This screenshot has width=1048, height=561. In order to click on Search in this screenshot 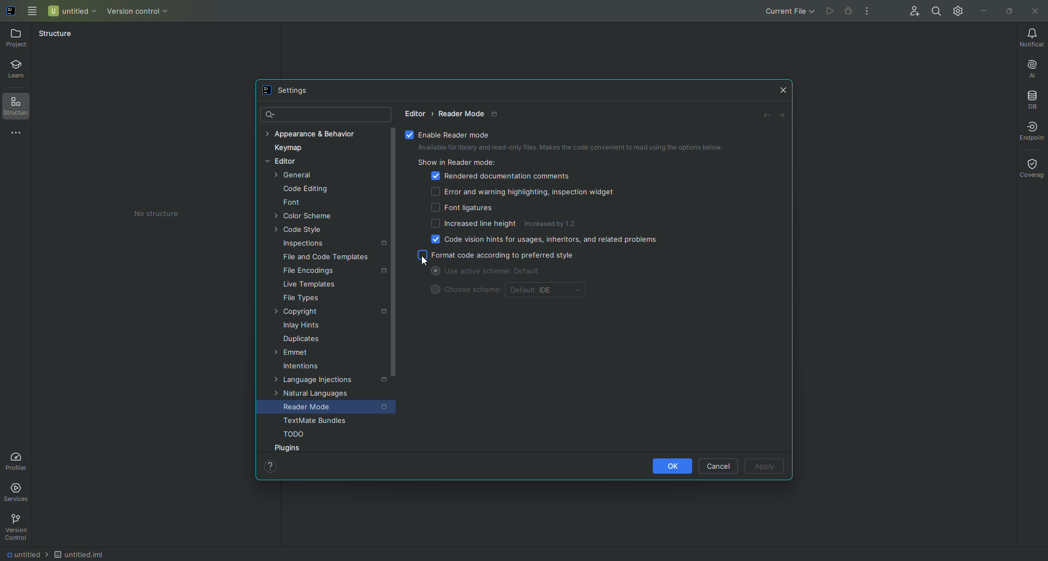, I will do `click(935, 10)`.